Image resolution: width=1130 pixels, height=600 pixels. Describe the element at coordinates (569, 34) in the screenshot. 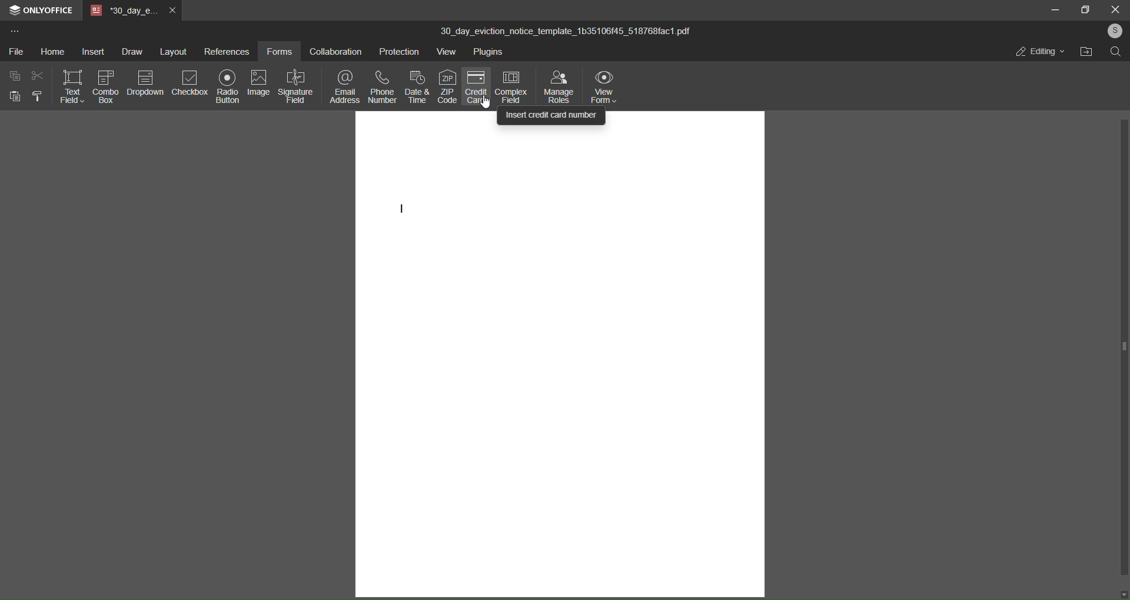

I see `30_day_eviction_notice_template_1b35106f45_518768fac1.pdf` at that location.